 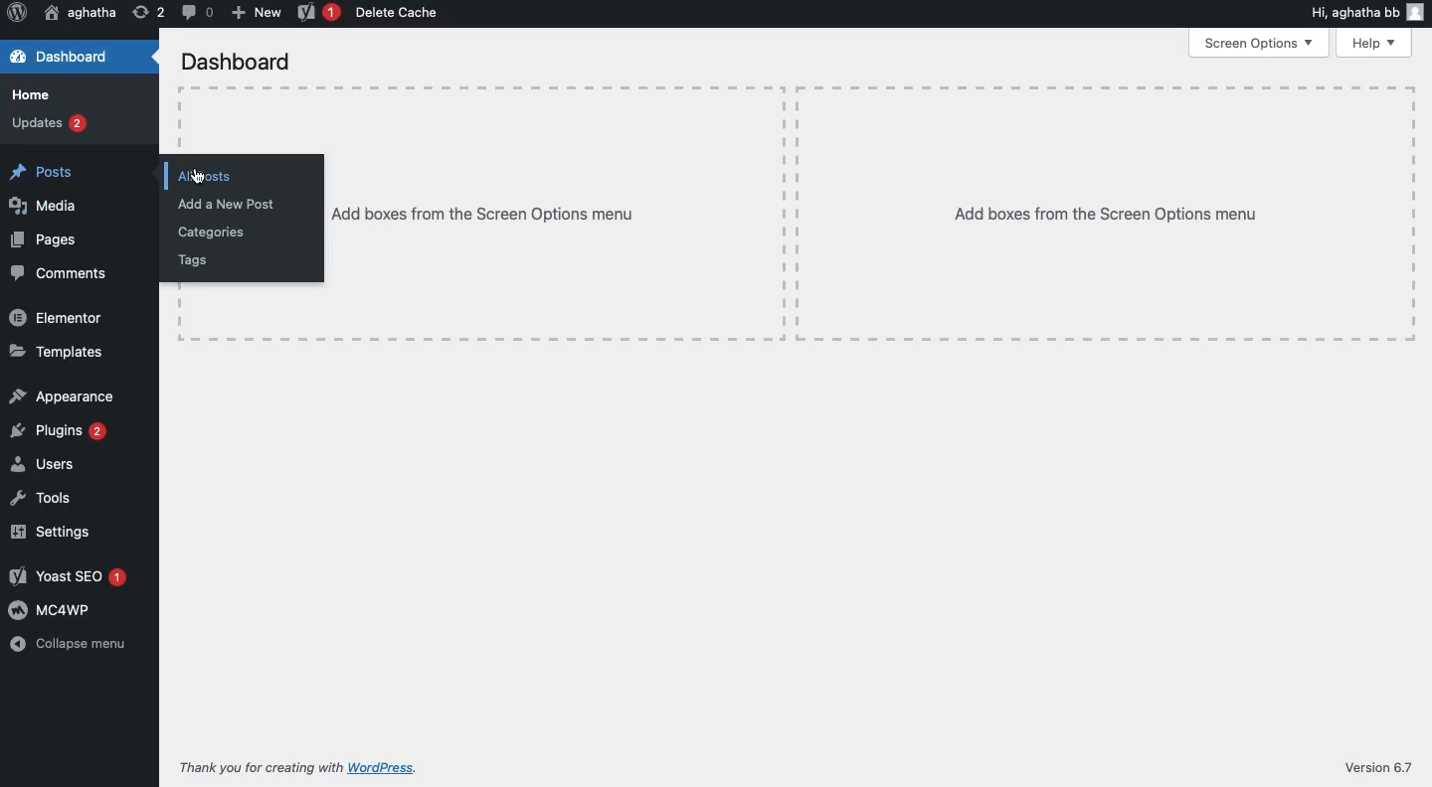 What do you see at coordinates (59, 318) in the screenshot?
I see `Elementor` at bounding box center [59, 318].